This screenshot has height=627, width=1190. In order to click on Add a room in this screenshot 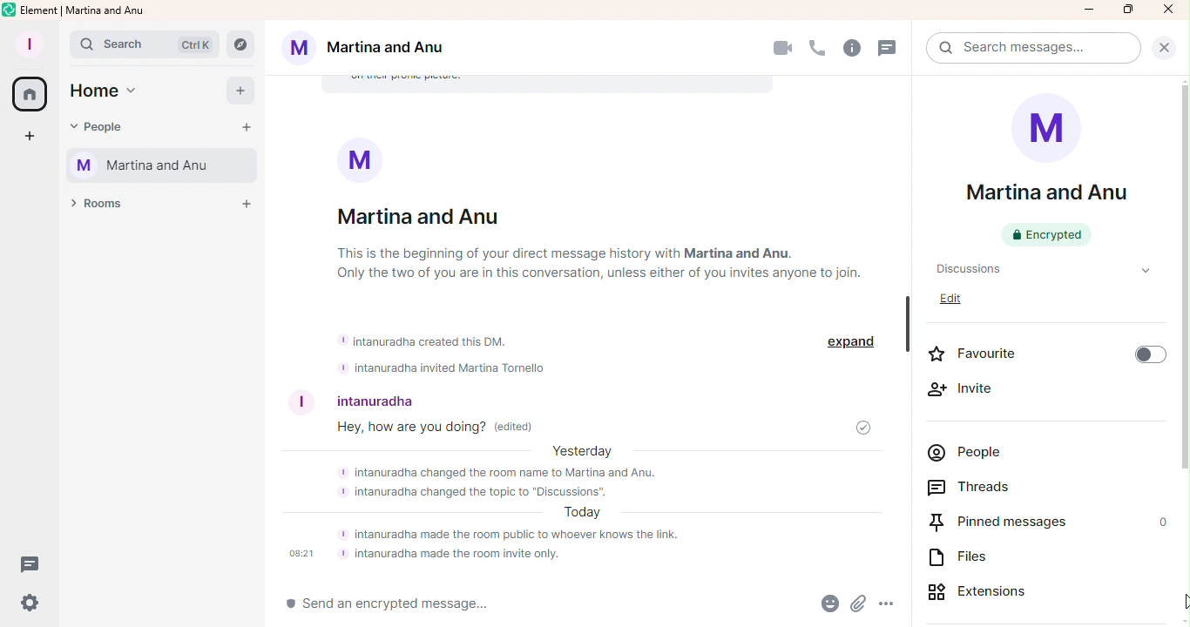, I will do `click(245, 202)`.